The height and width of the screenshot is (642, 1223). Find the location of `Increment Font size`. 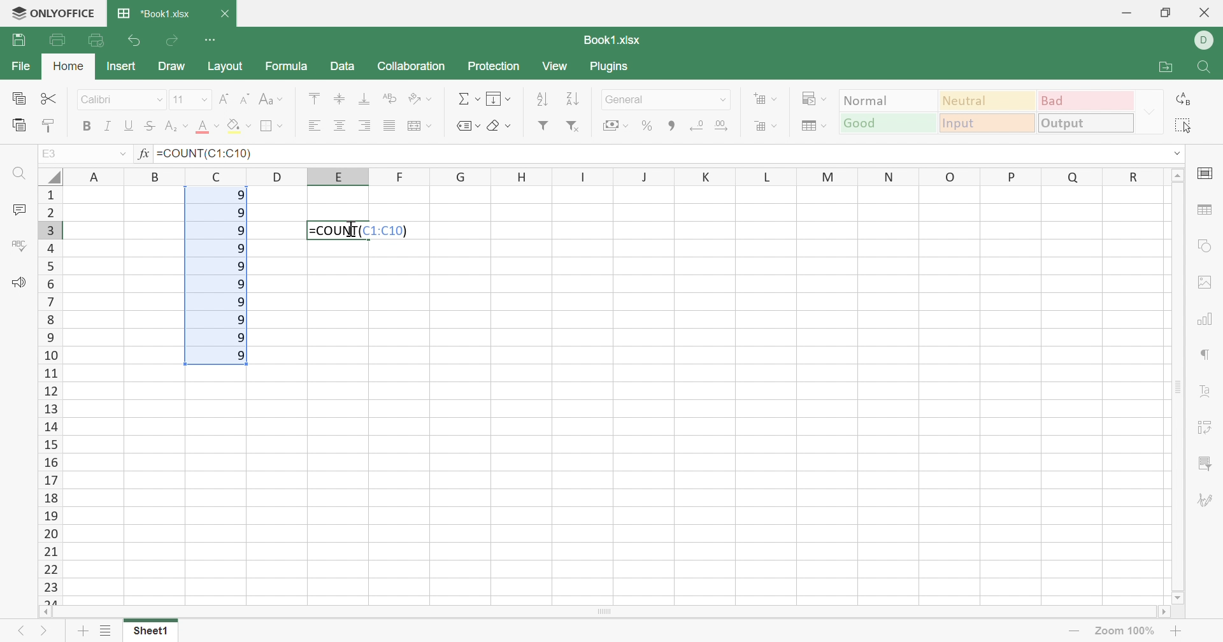

Increment Font size is located at coordinates (225, 99).